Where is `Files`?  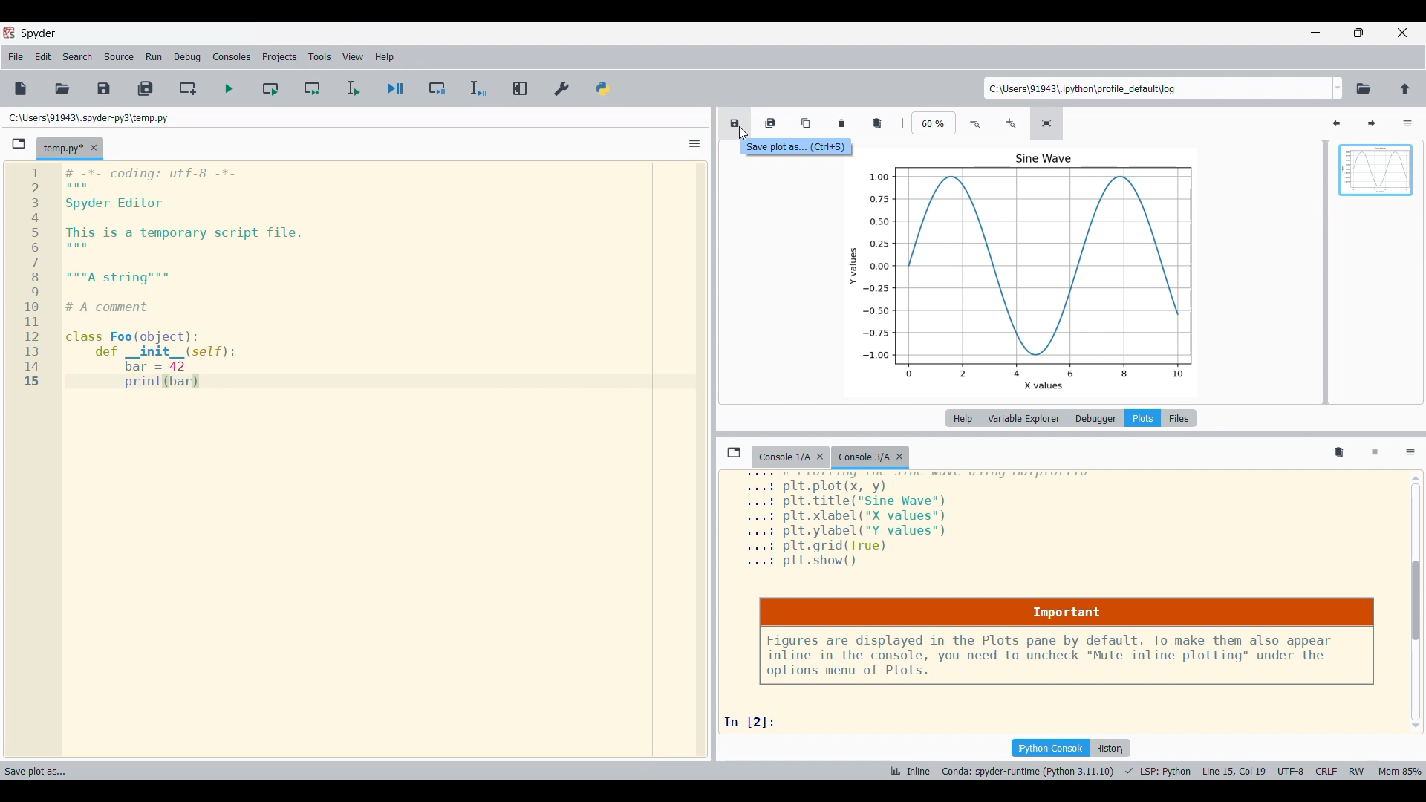
Files is located at coordinates (1179, 418).